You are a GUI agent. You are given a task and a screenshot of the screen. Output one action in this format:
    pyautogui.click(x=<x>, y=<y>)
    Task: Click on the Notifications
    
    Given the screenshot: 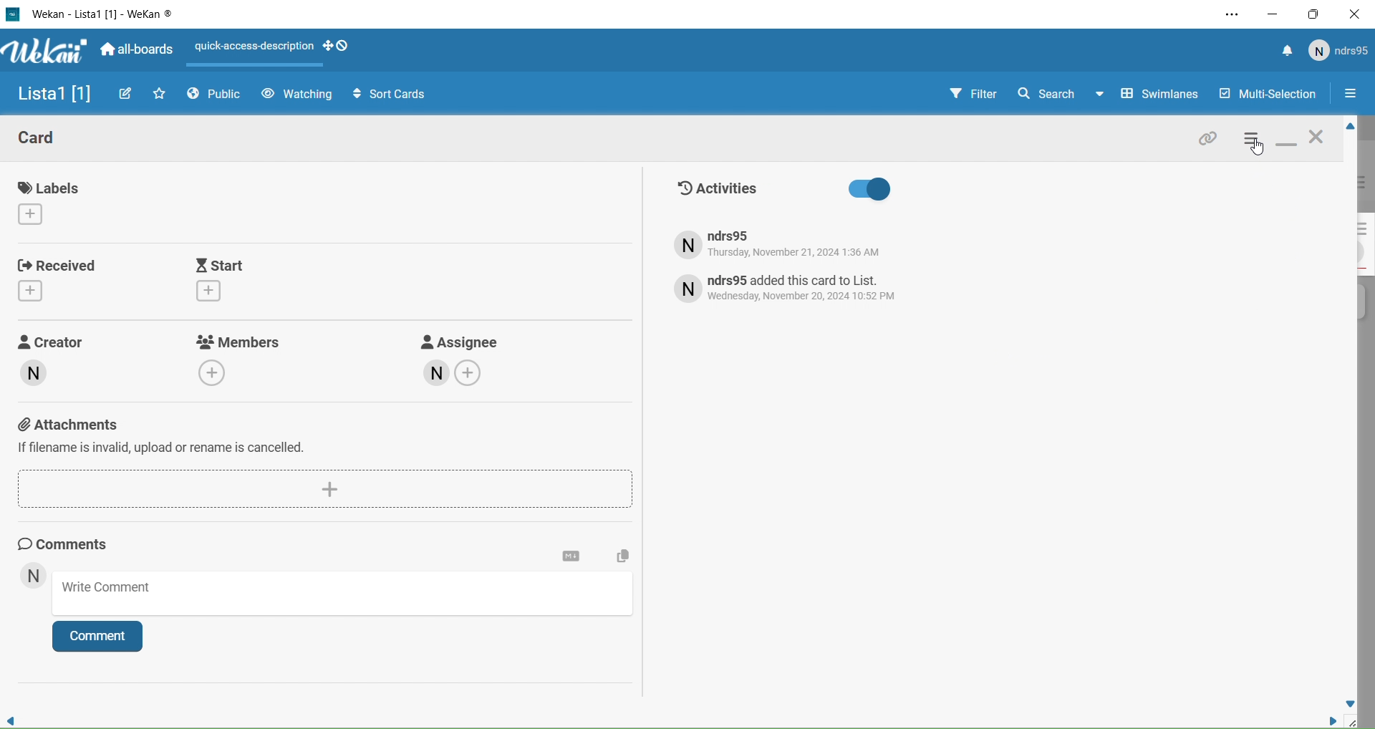 What is the action you would take?
    pyautogui.click(x=1286, y=49)
    